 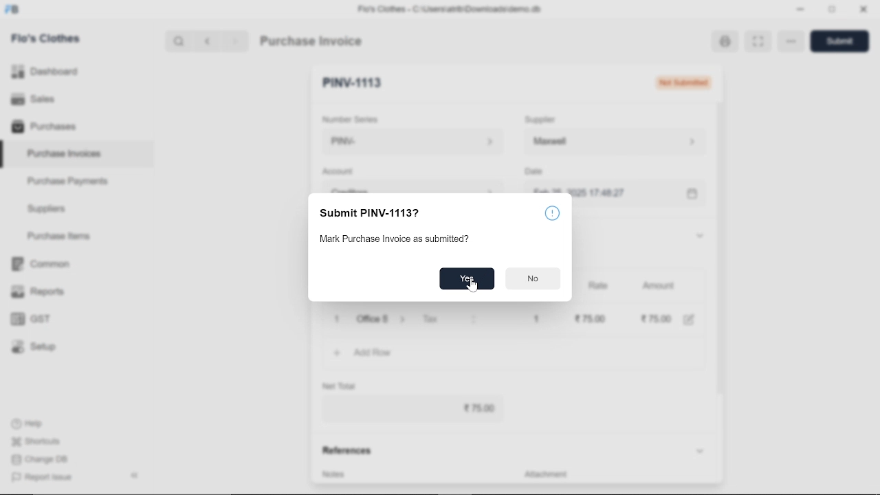 What do you see at coordinates (370, 214) in the screenshot?
I see `Submit PINV-1113?` at bounding box center [370, 214].